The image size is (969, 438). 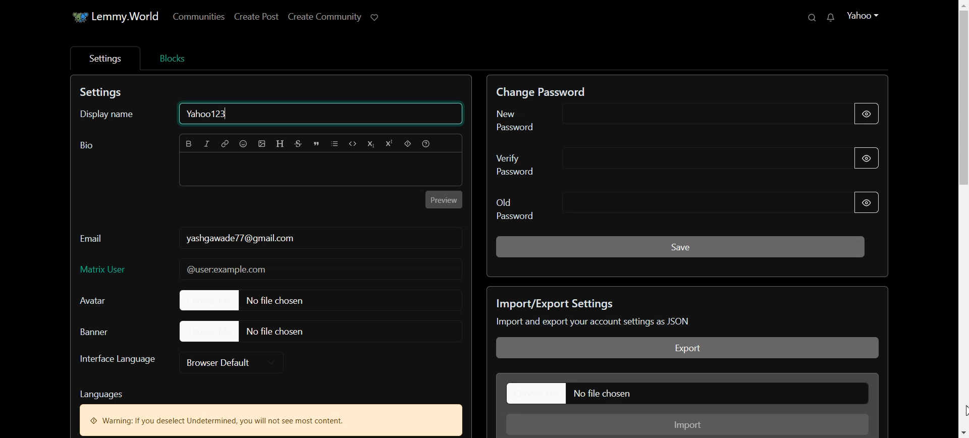 I want to click on Italic, so click(x=207, y=144).